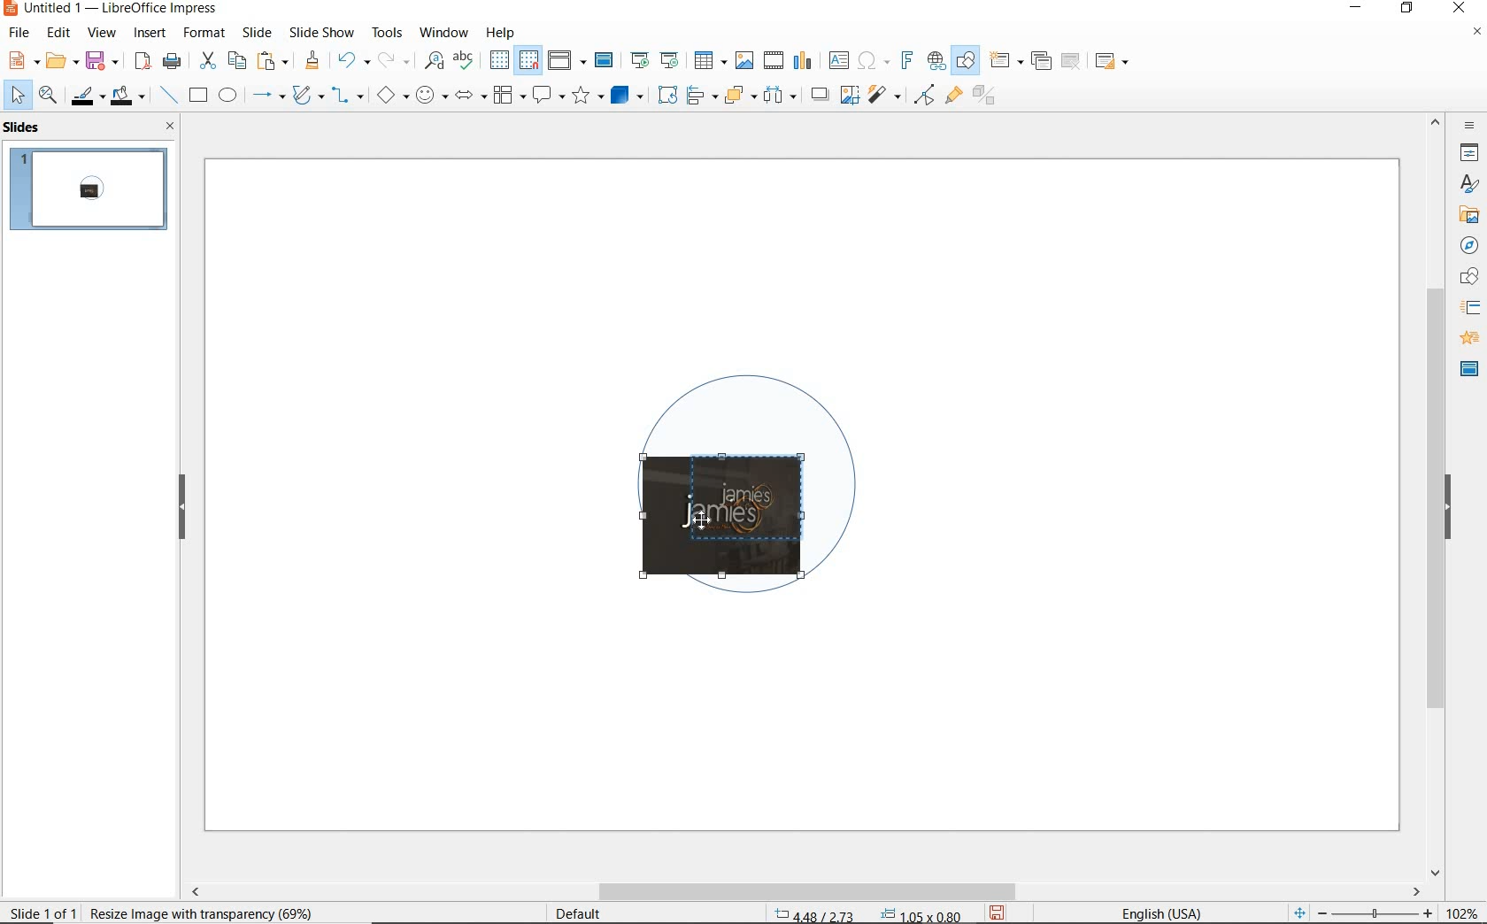  I want to click on close, so click(1459, 9).